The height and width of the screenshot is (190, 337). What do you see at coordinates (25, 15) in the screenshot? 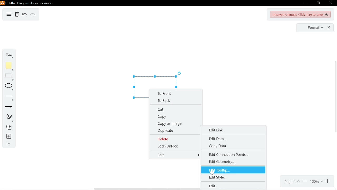
I see `undo` at bounding box center [25, 15].